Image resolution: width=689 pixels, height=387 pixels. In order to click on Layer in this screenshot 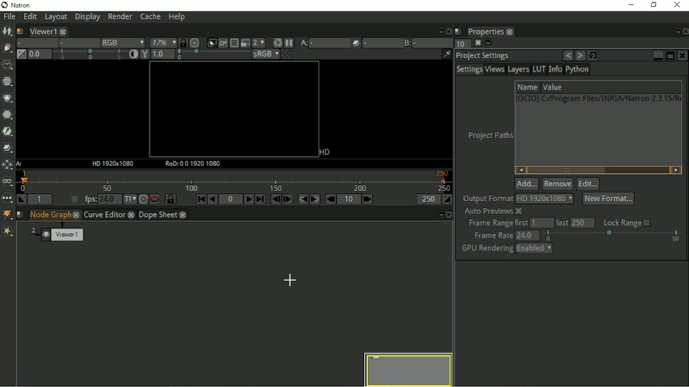, I will do `click(35, 43)`.